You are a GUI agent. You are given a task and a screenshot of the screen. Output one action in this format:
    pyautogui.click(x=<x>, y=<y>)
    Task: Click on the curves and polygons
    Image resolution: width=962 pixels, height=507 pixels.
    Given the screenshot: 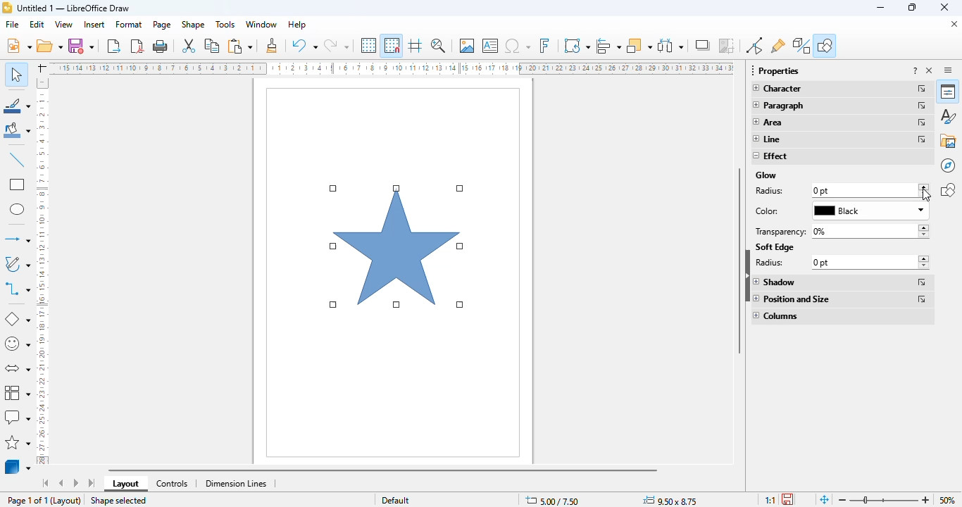 What is the action you would take?
    pyautogui.click(x=16, y=265)
    